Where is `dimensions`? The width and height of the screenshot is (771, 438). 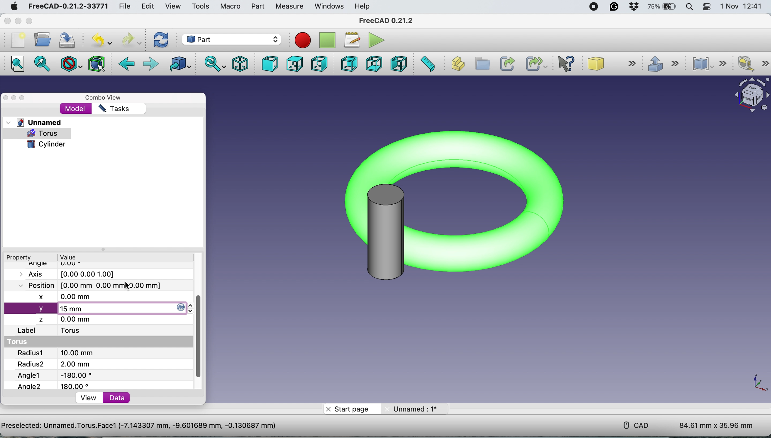 dimensions is located at coordinates (716, 423).